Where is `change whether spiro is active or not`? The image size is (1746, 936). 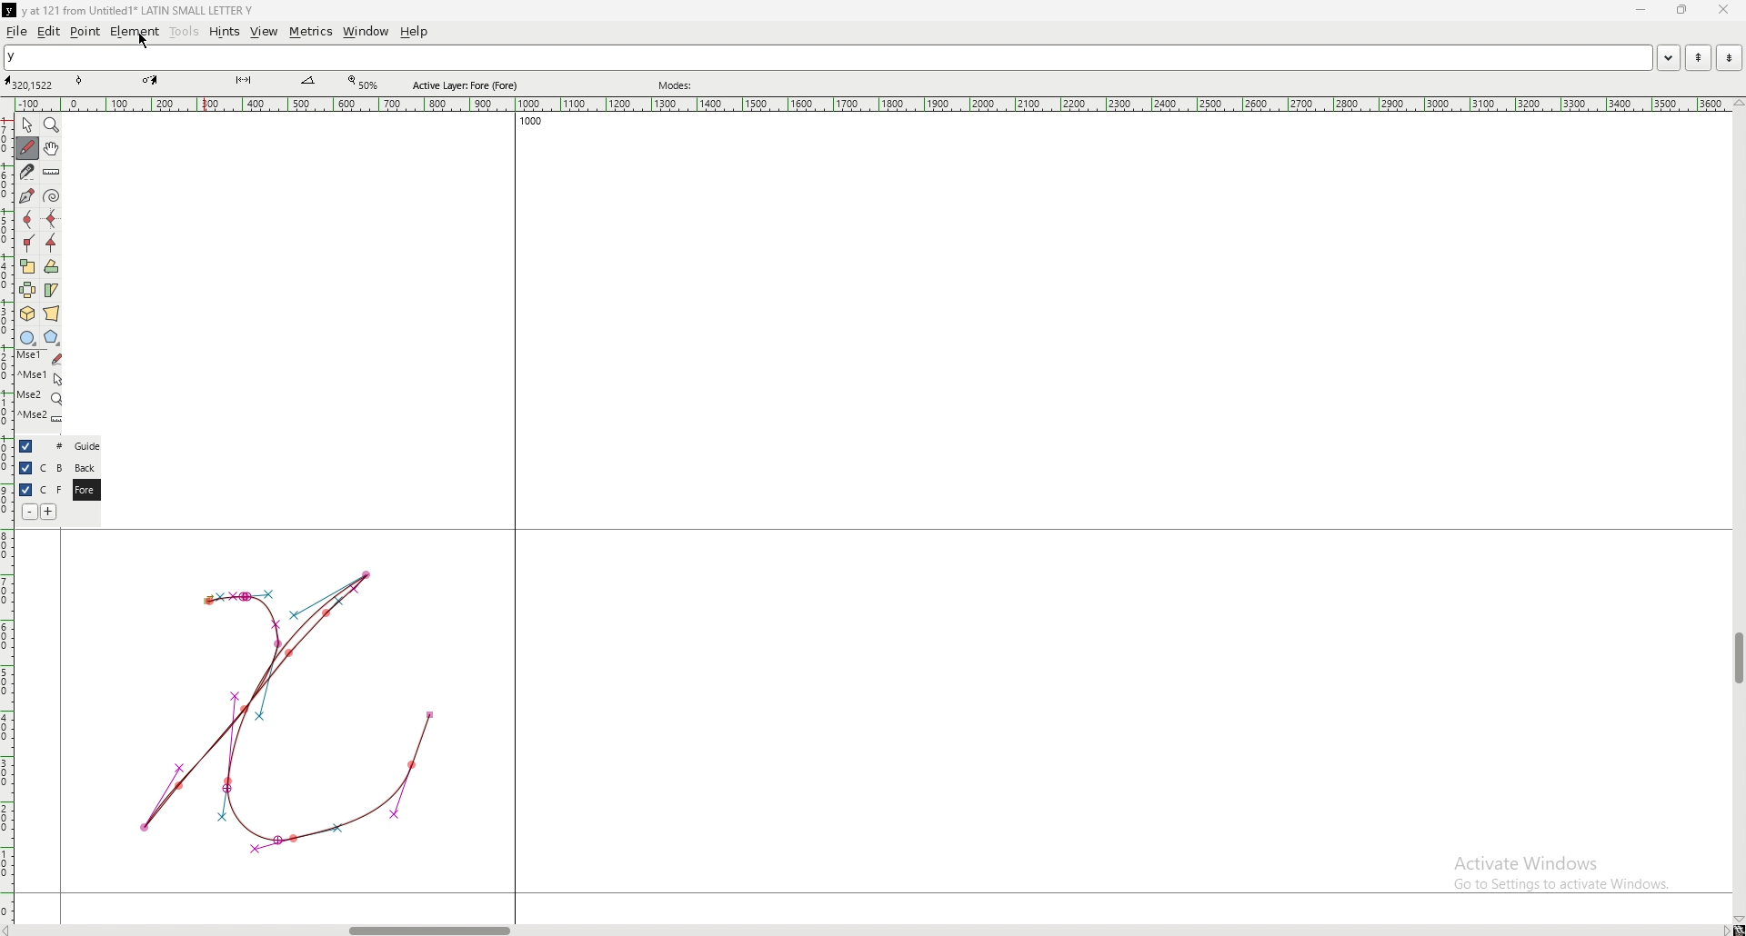
change whether spiro is active or not is located at coordinates (52, 195).